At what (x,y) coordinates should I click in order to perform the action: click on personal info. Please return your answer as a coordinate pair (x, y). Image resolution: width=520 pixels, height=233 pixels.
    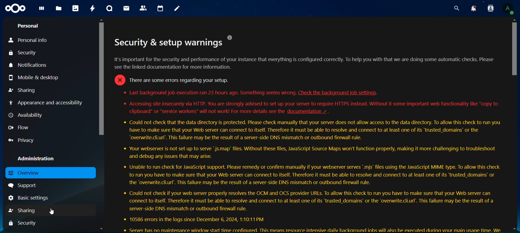
    Looking at the image, I should click on (29, 40).